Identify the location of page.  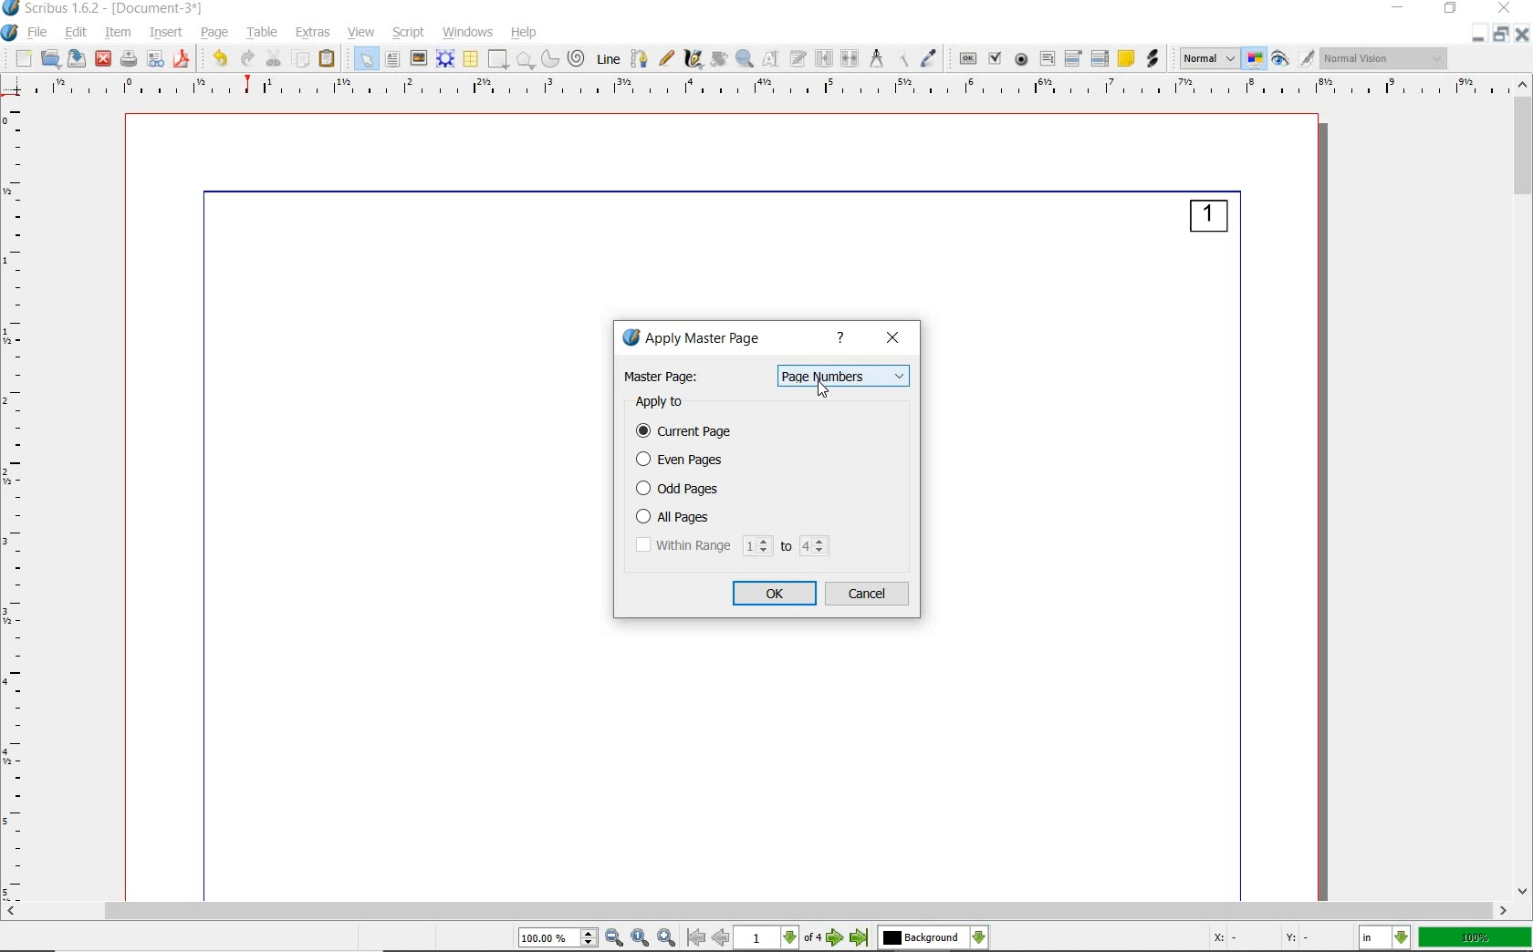
(214, 32).